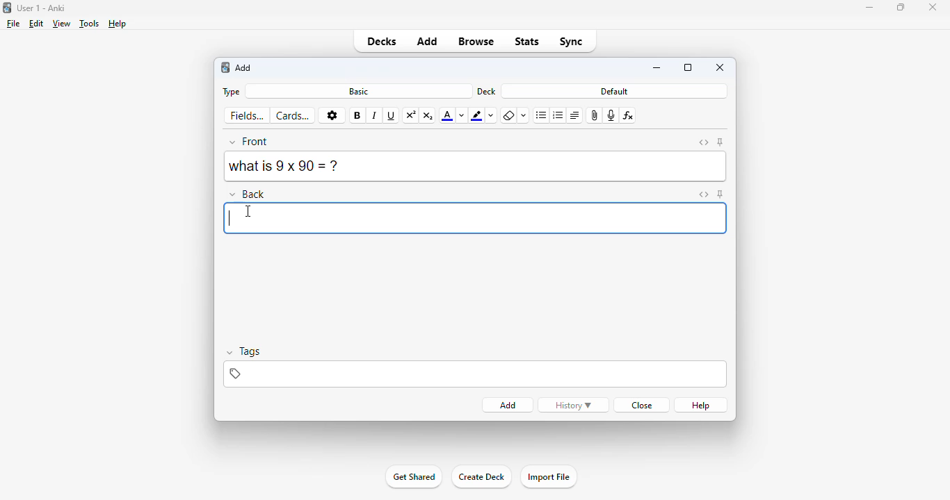 The width and height of the screenshot is (950, 500). I want to click on text color, so click(448, 116).